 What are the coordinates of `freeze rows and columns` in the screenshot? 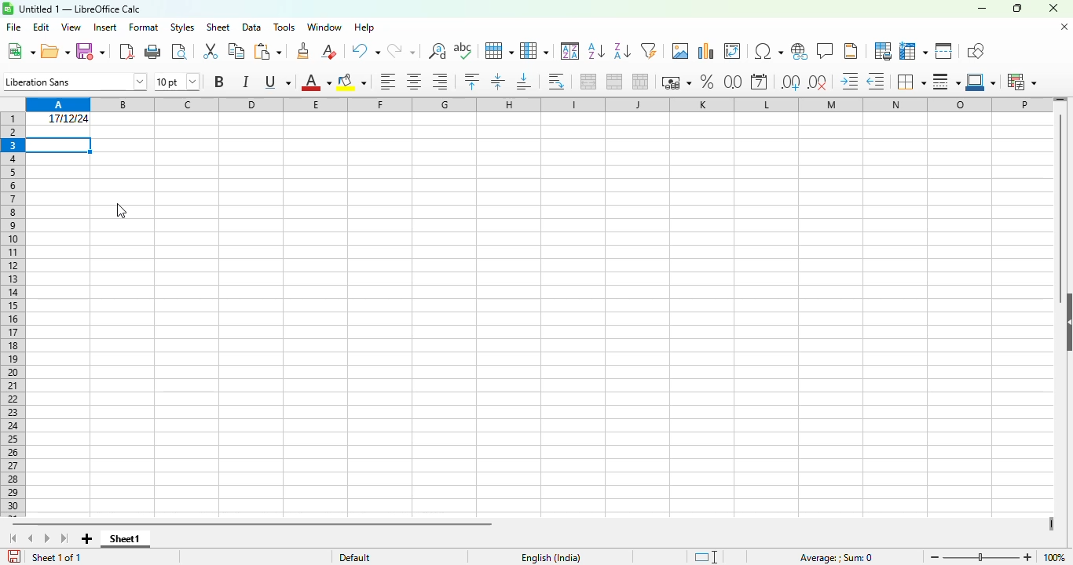 It's located at (913, 51).